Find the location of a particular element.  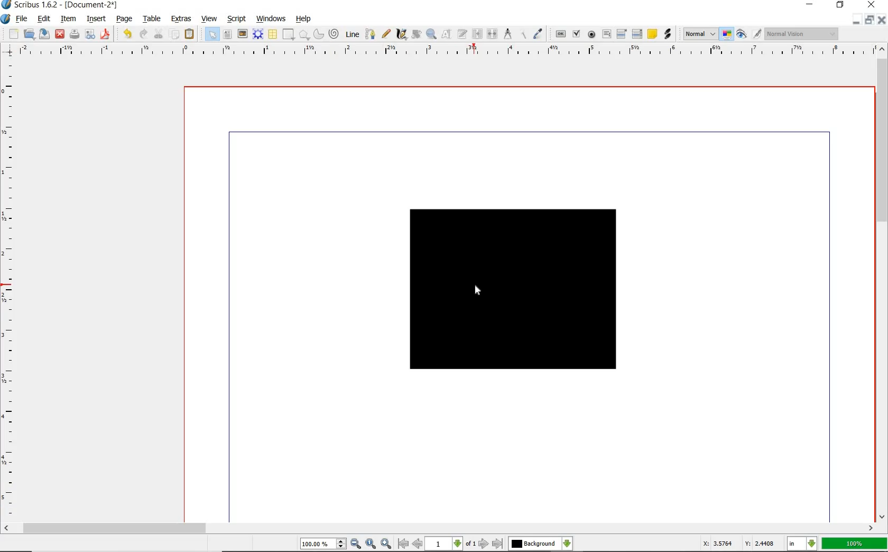

script is located at coordinates (237, 19).